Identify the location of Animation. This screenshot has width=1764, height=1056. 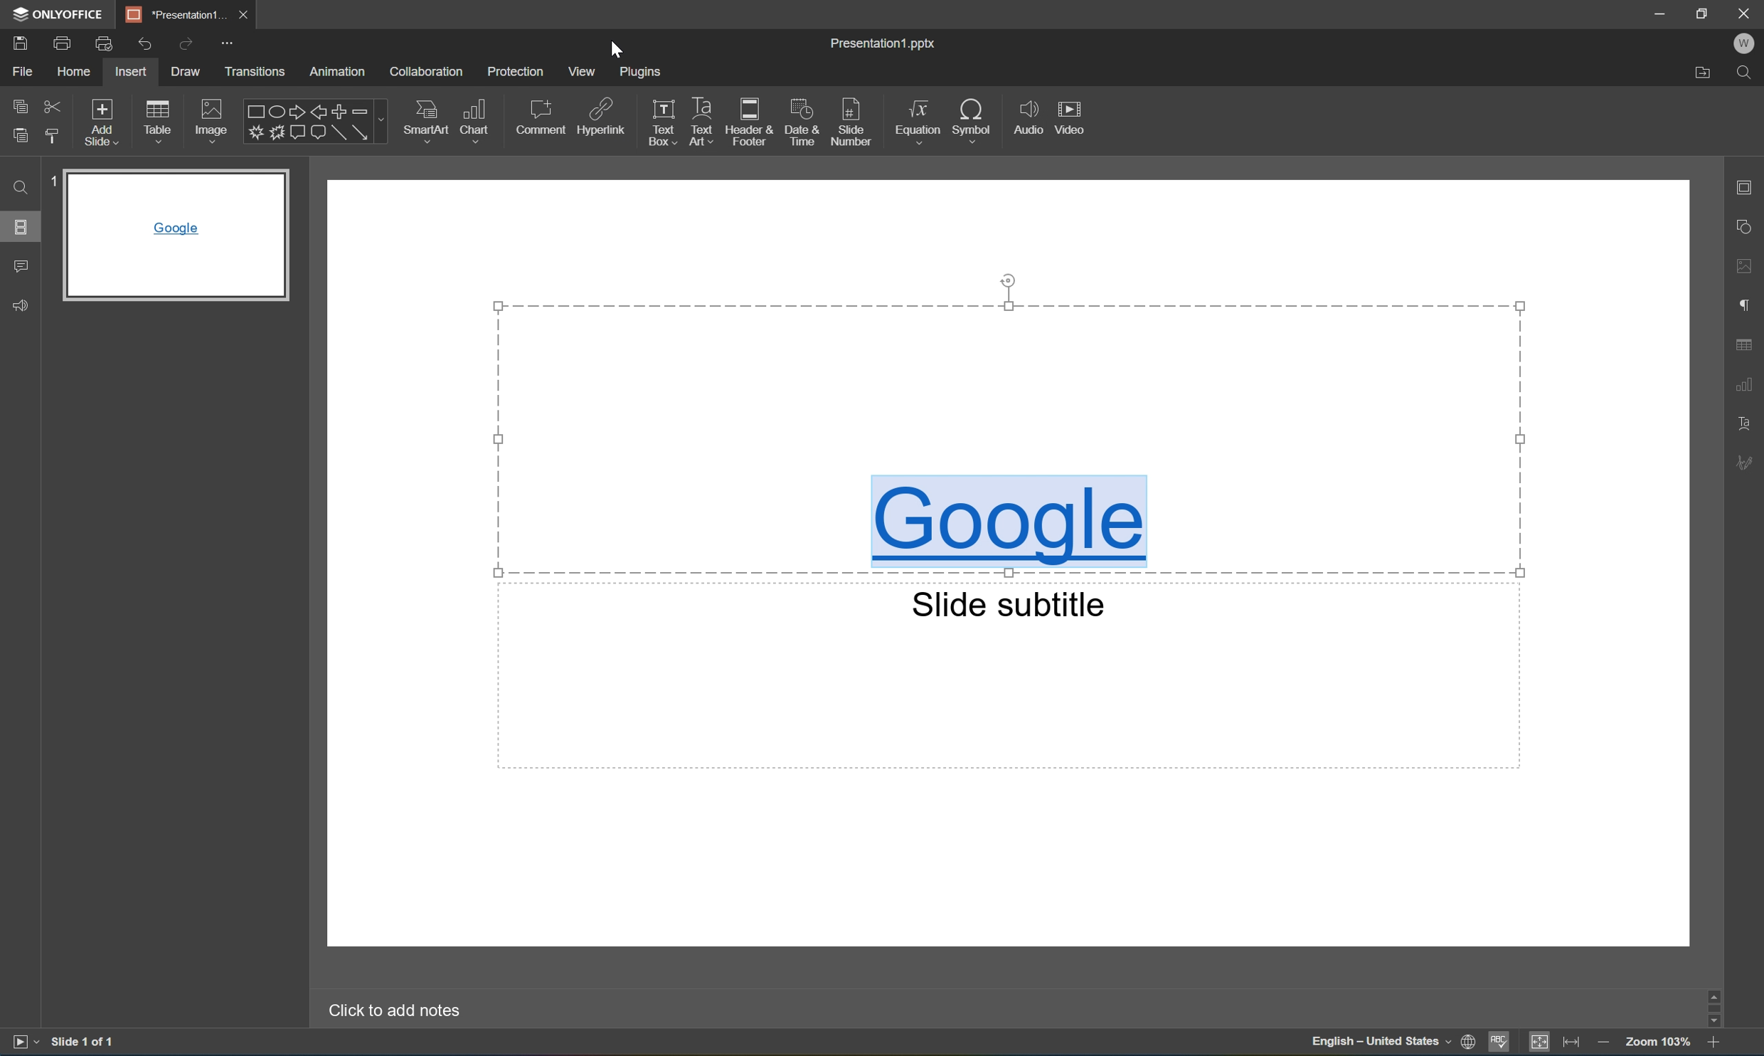
(342, 72).